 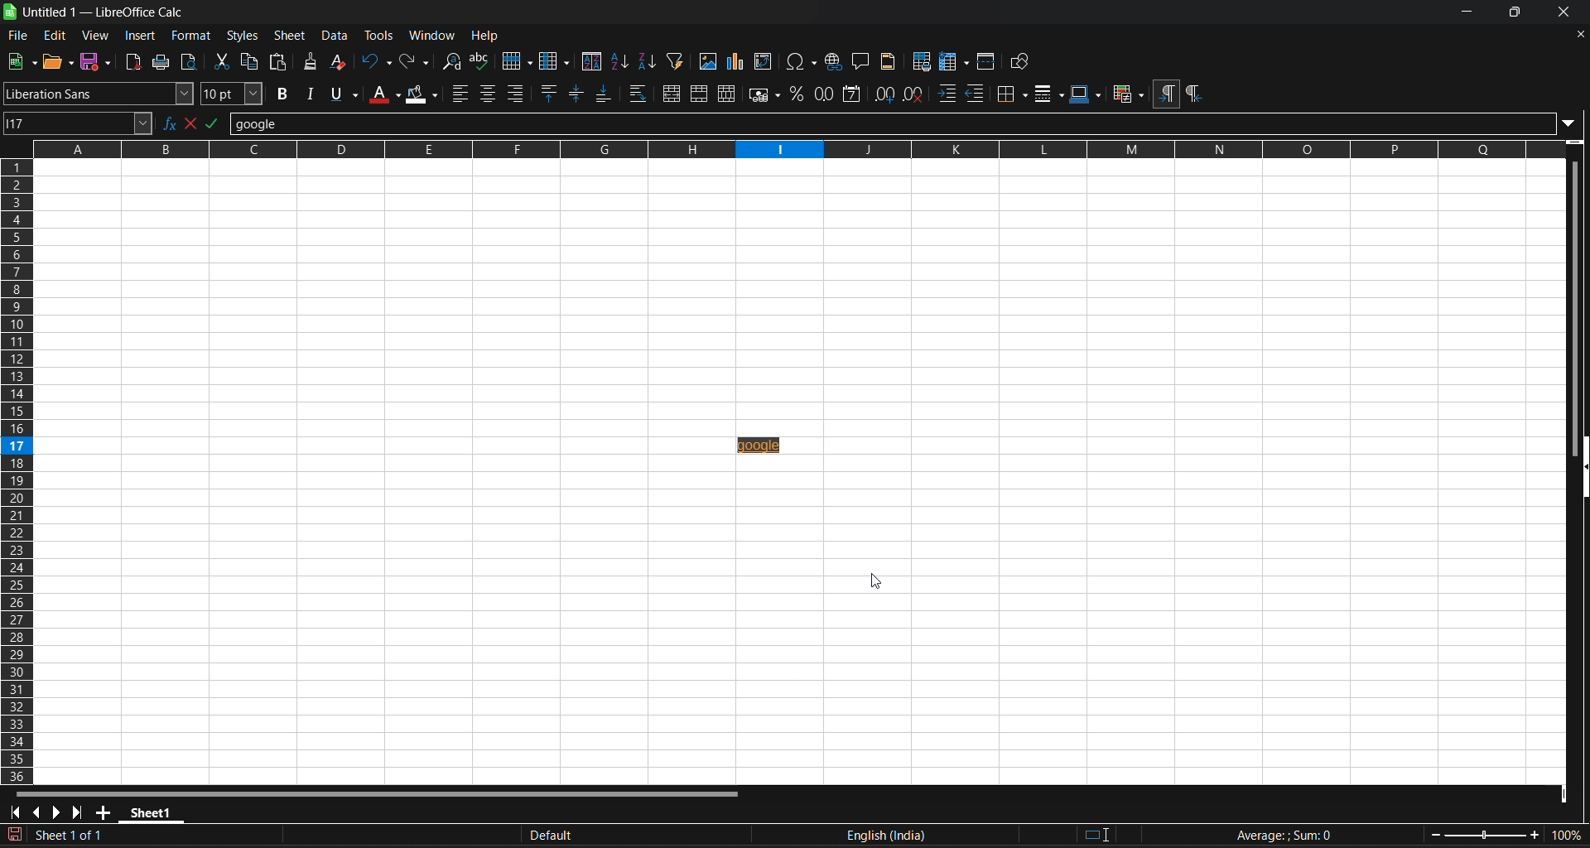 I want to click on clear direct formatting, so click(x=340, y=63).